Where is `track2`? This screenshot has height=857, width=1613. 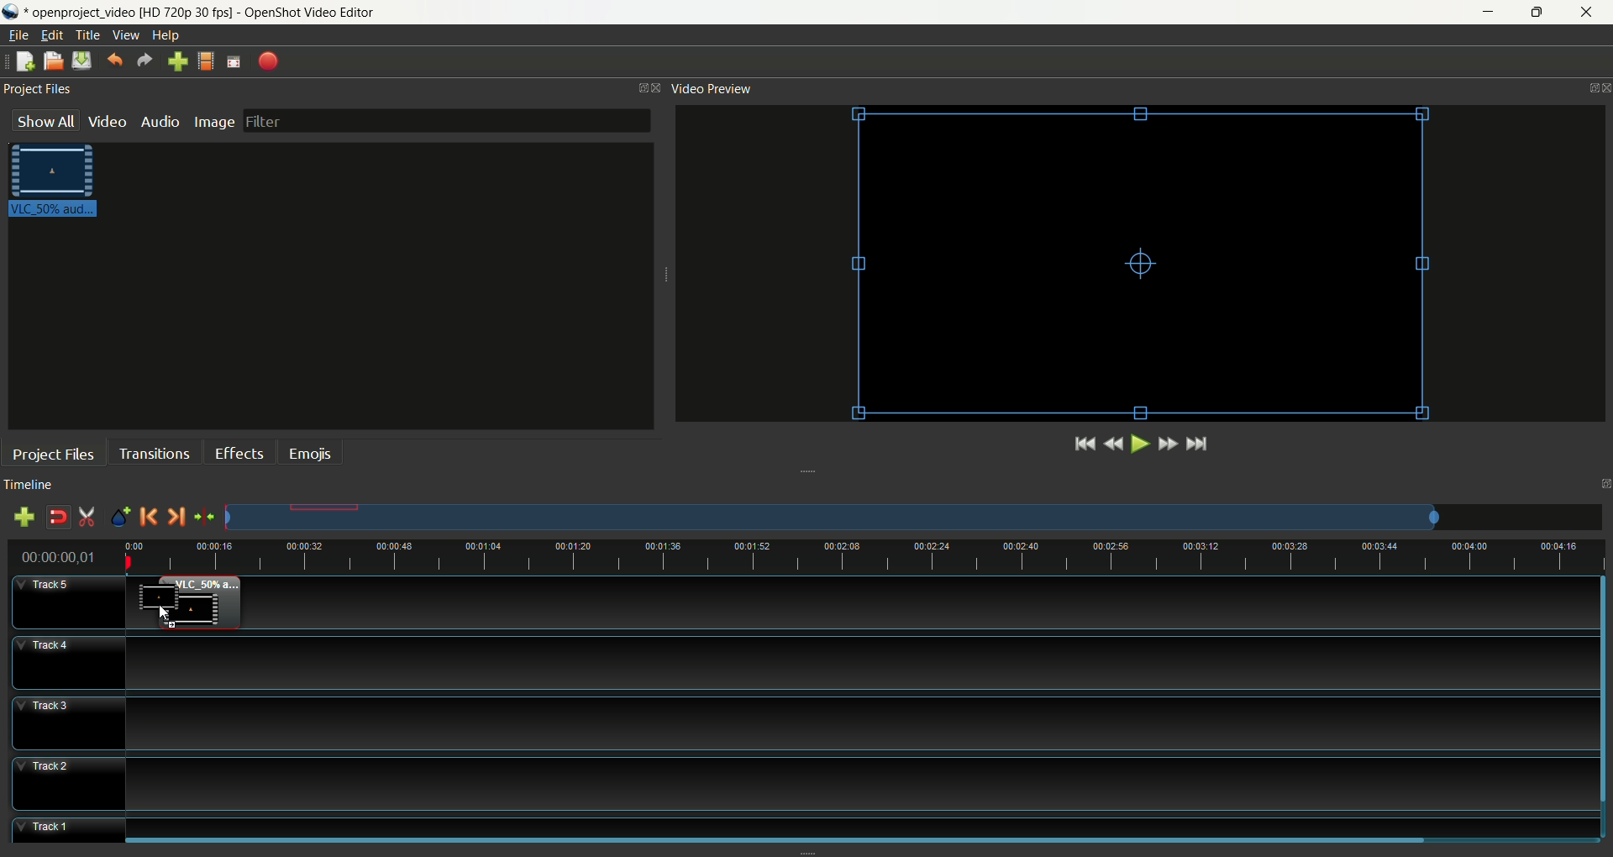
track2 is located at coordinates (804, 785).